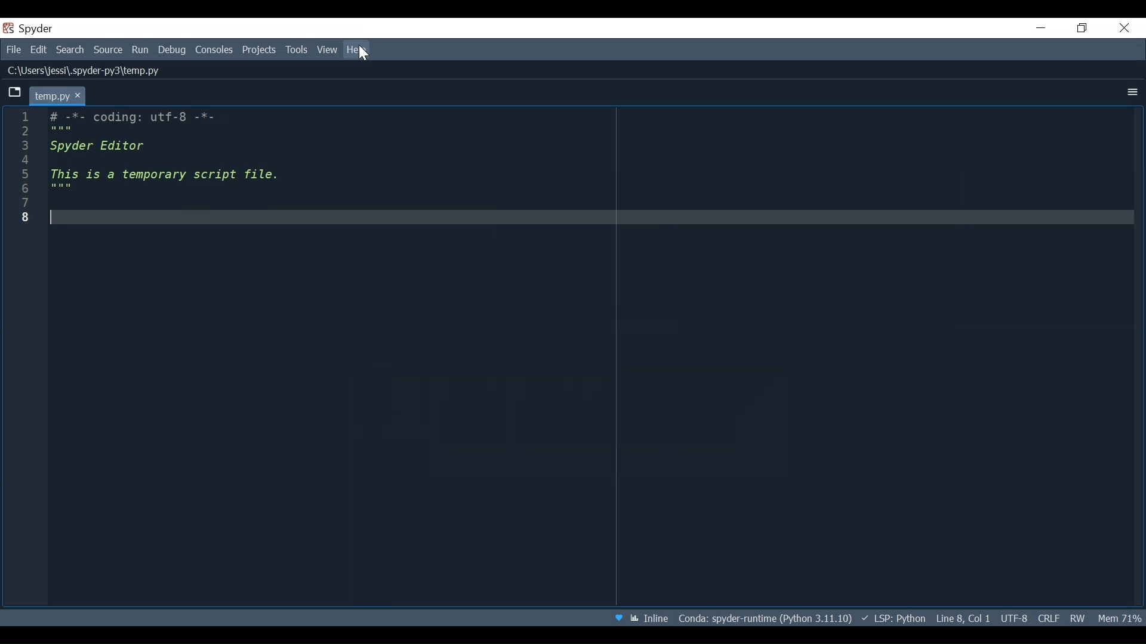 The height and width of the screenshot is (644, 1146). I want to click on Search, so click(69, 50).